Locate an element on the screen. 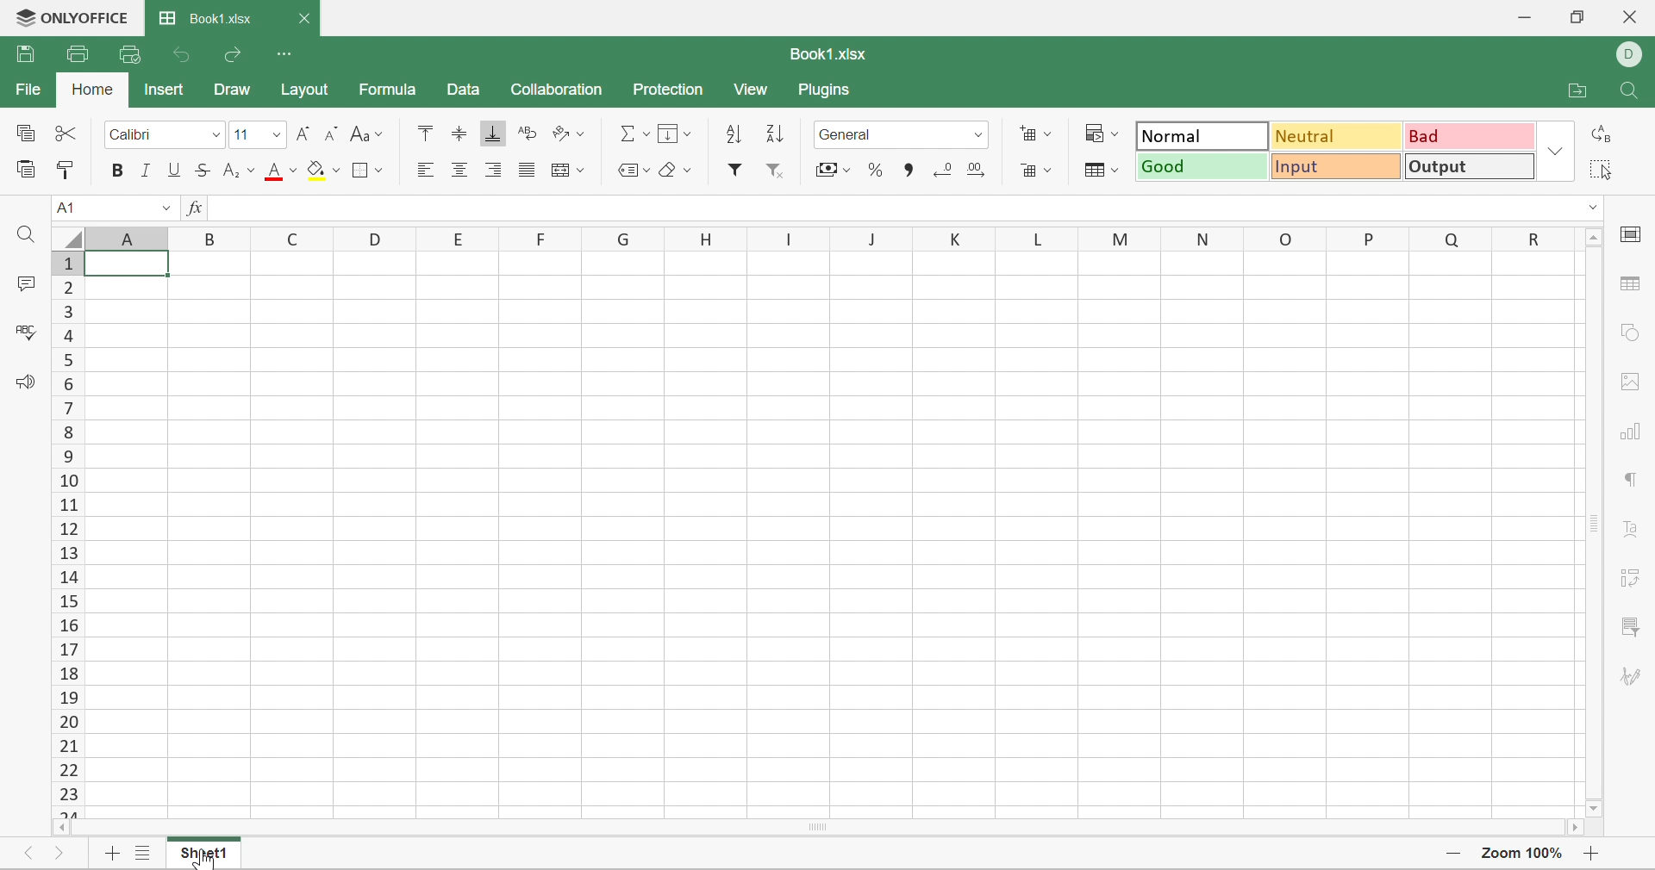 Image resolution: width=1655 pixels, height=870 pixels. Neutral is located at coordinates (1339, 136).